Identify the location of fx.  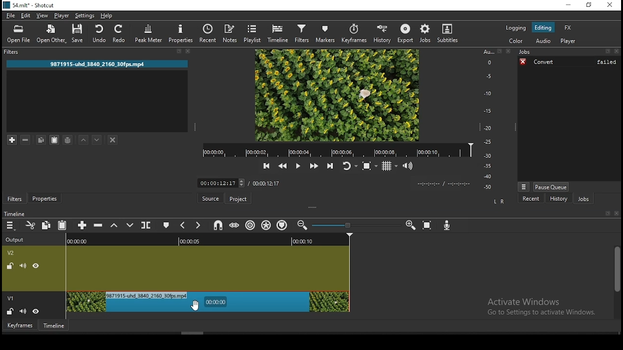
(568, 27).